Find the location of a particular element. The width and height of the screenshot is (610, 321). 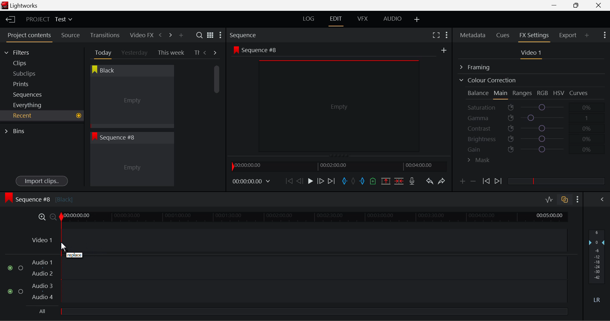

Video Input Field is located at coordinates (297, 240).